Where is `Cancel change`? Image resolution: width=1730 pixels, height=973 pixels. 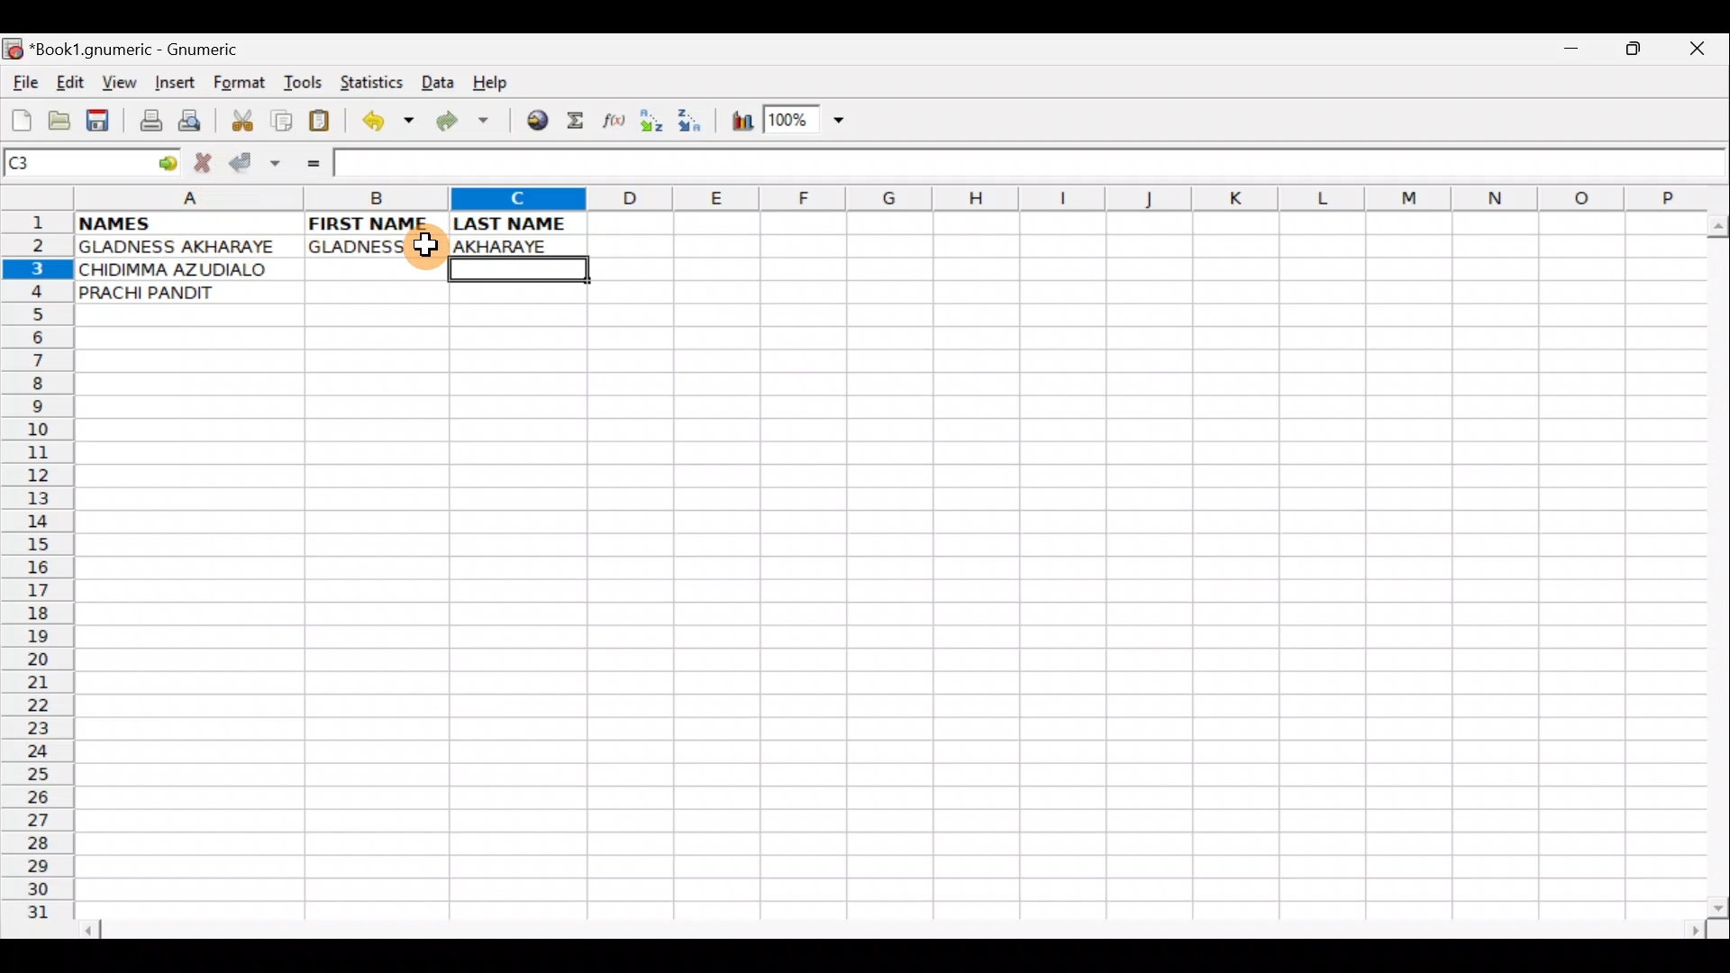
Cancel change is located at coordinates (207, 159).